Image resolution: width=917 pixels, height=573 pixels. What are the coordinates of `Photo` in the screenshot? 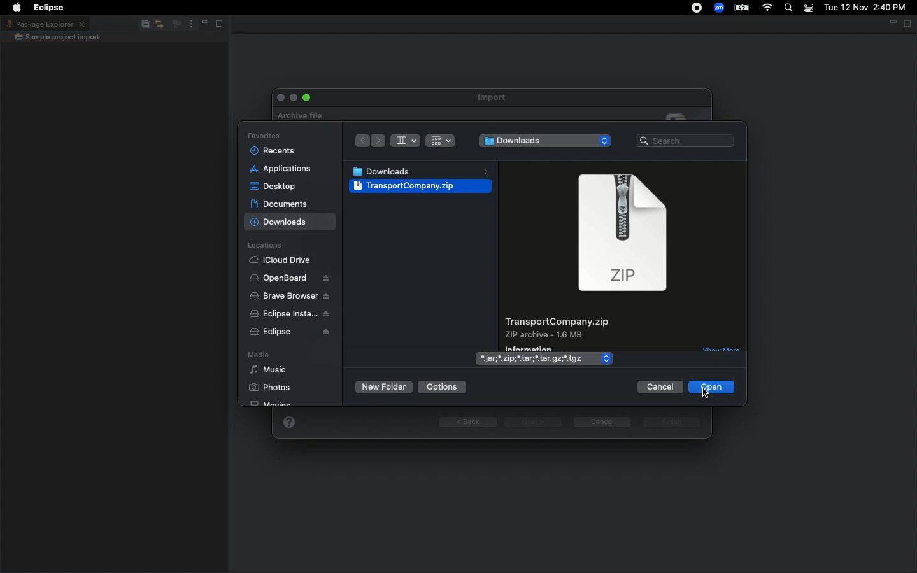 It's located at (266, 389).